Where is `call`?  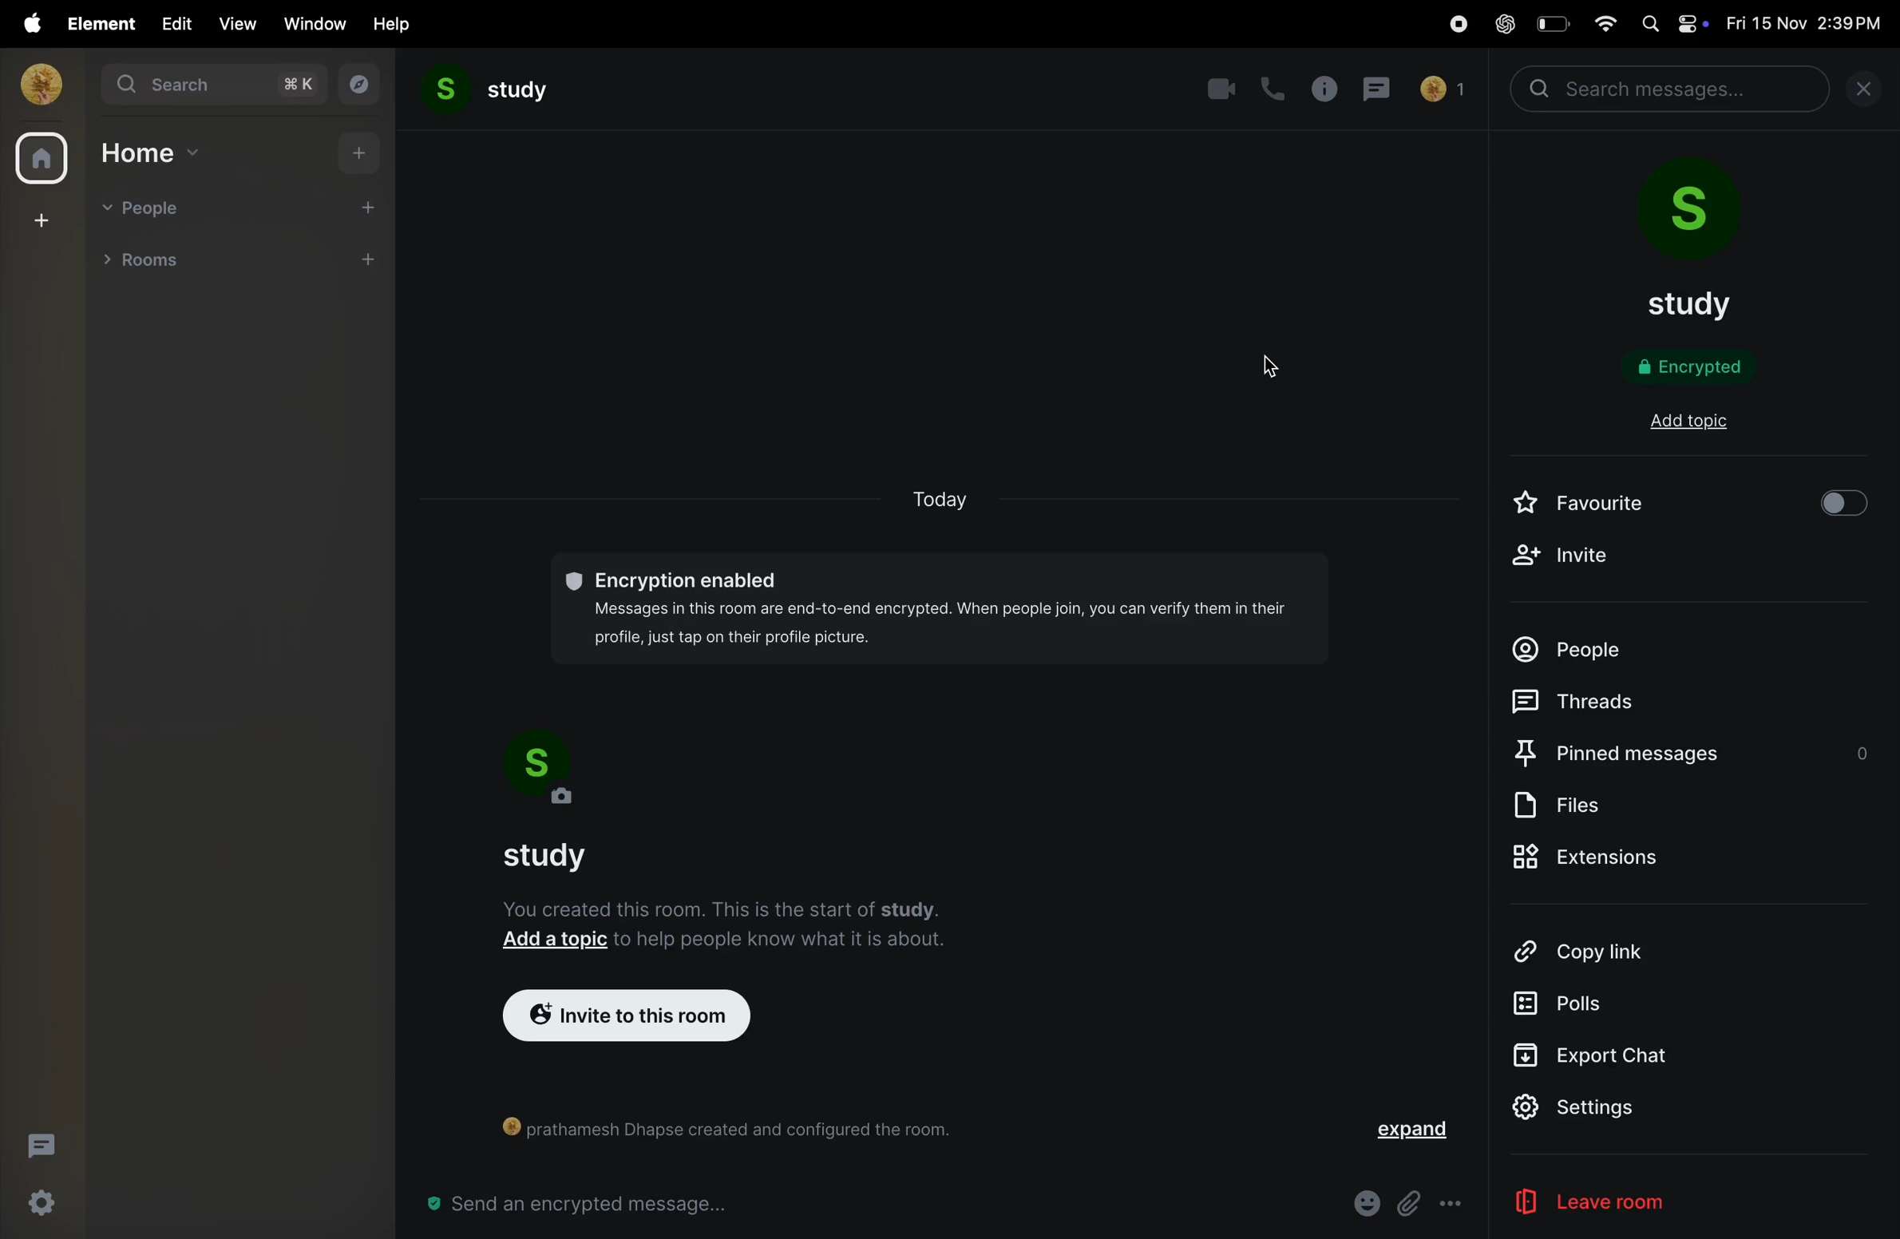 call is located at coordinates (1273, 91).